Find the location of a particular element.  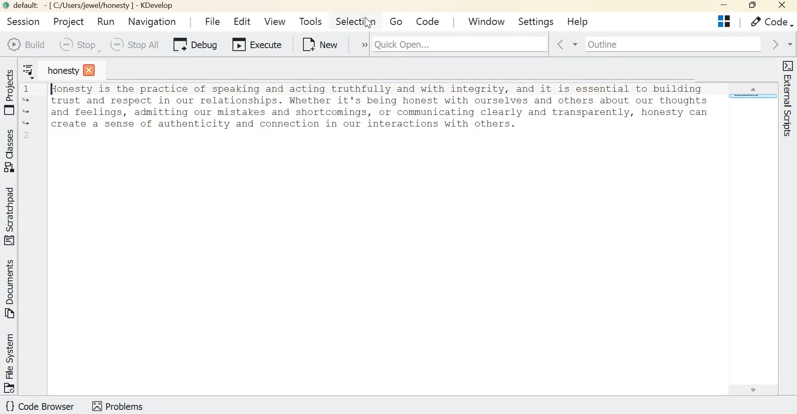

Build Selection is located at coordinates (26, 44).